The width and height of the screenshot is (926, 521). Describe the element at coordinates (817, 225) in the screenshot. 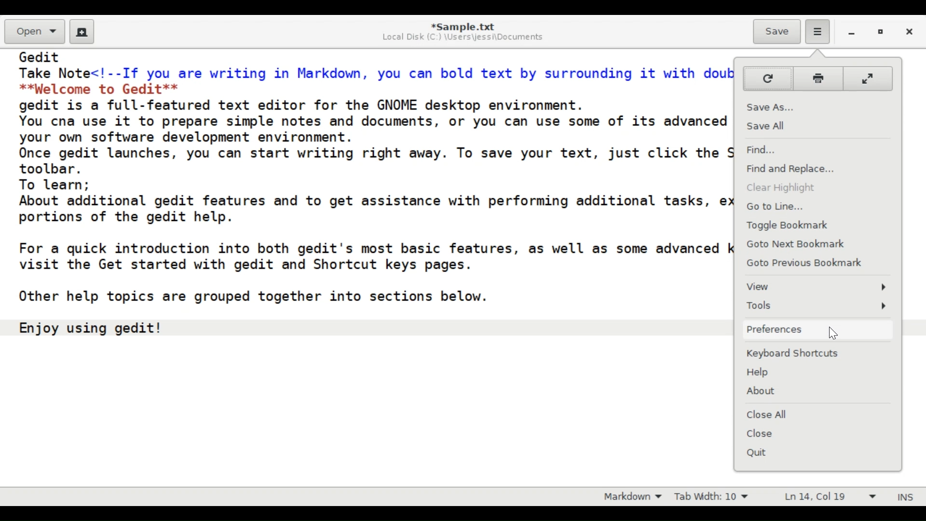

I see `Toggle Bookmark` at that location.